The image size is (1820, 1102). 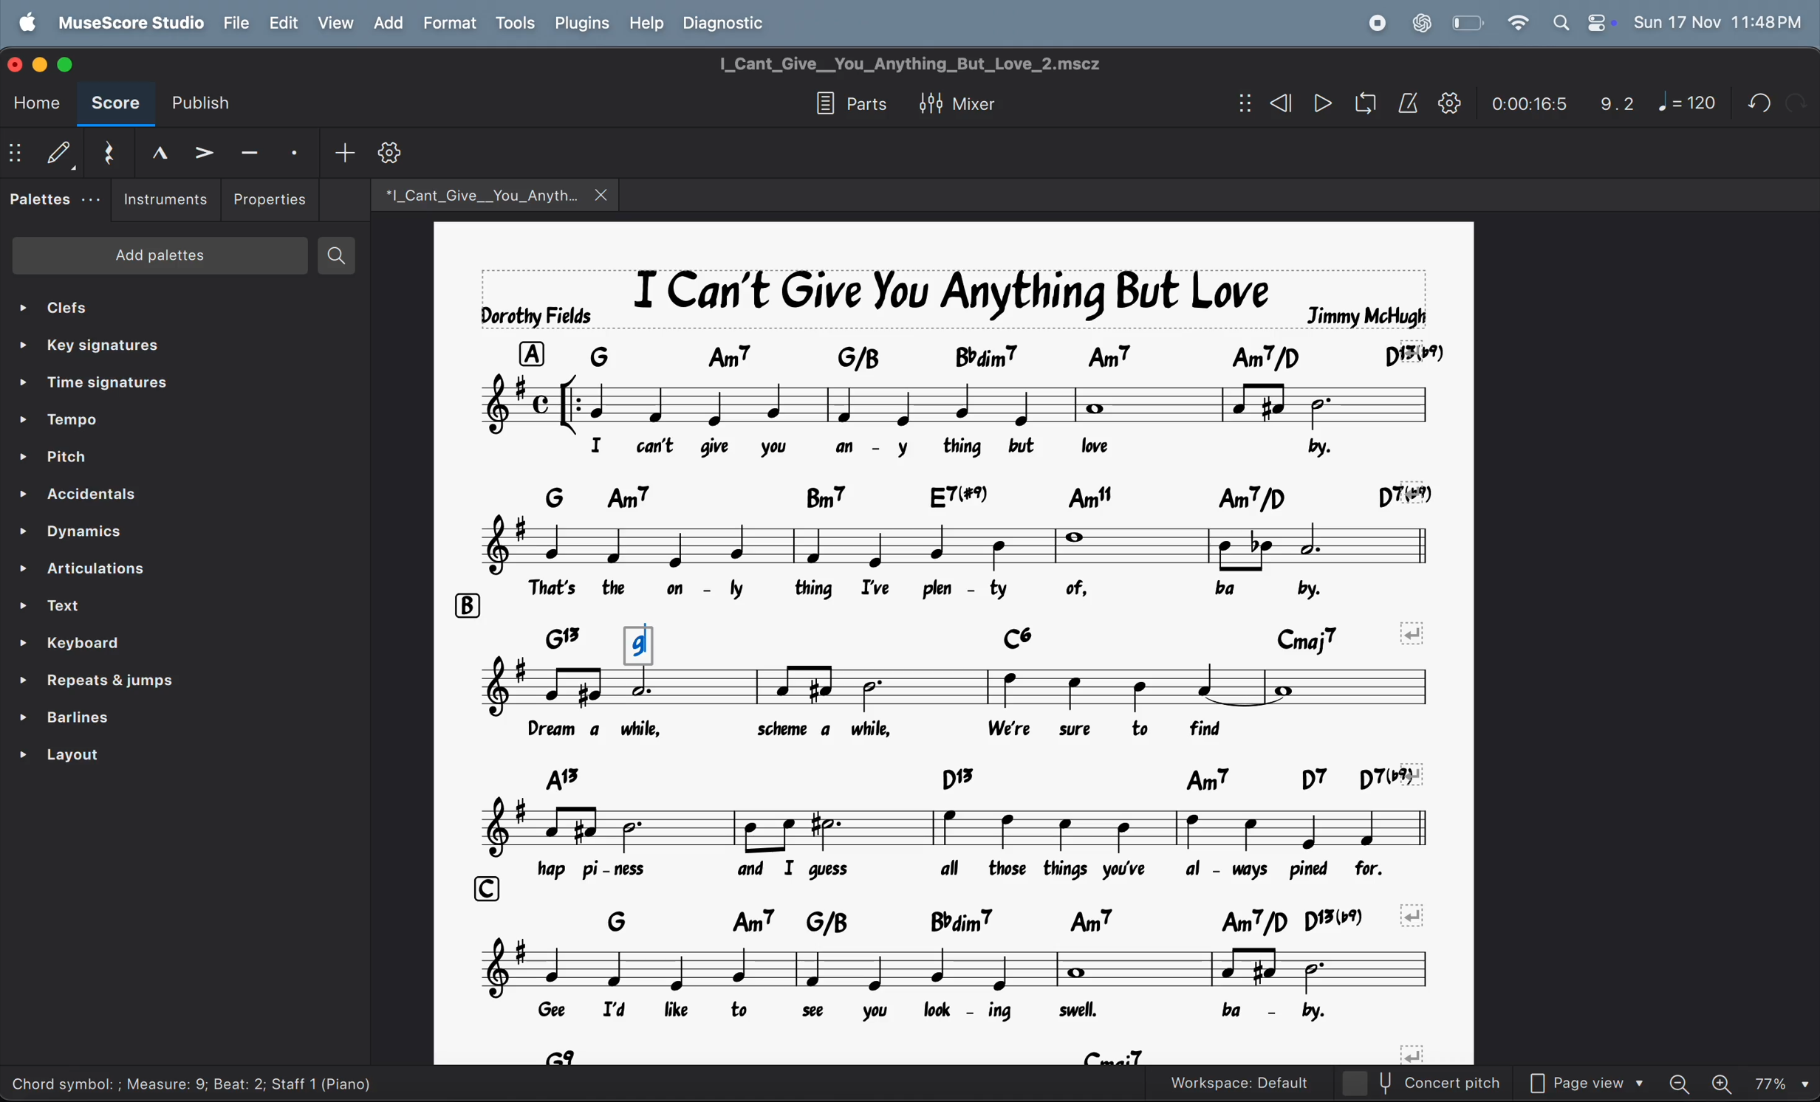 I want to click on staccato, so click(x=298, y=152).